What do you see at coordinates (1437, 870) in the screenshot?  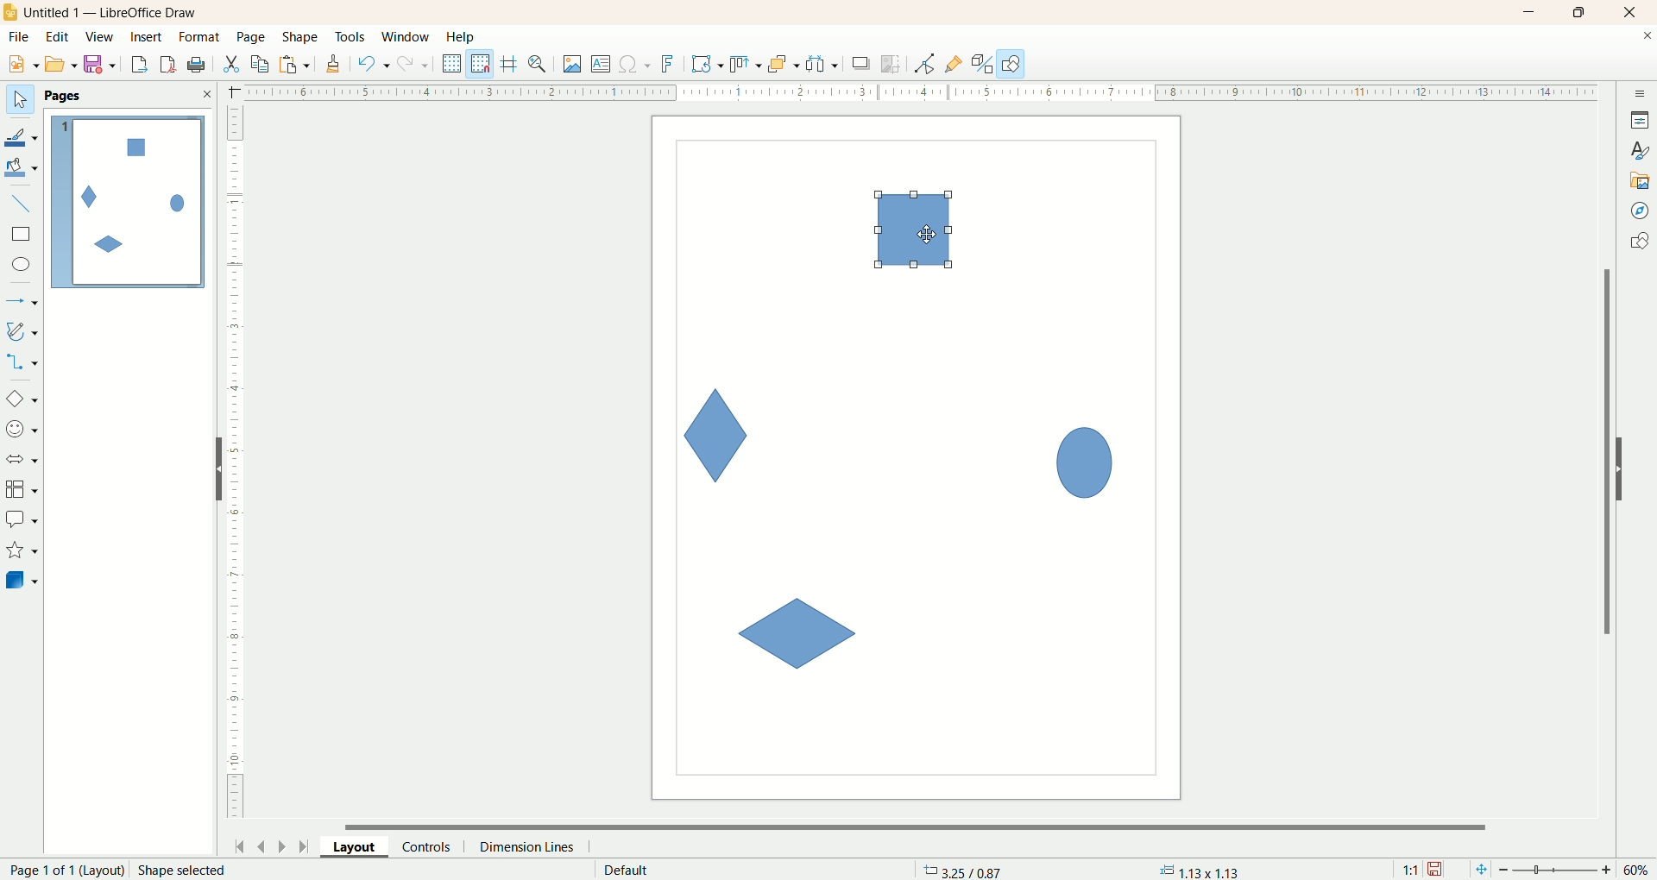 I see `save` at bounding box center [1437, 870].